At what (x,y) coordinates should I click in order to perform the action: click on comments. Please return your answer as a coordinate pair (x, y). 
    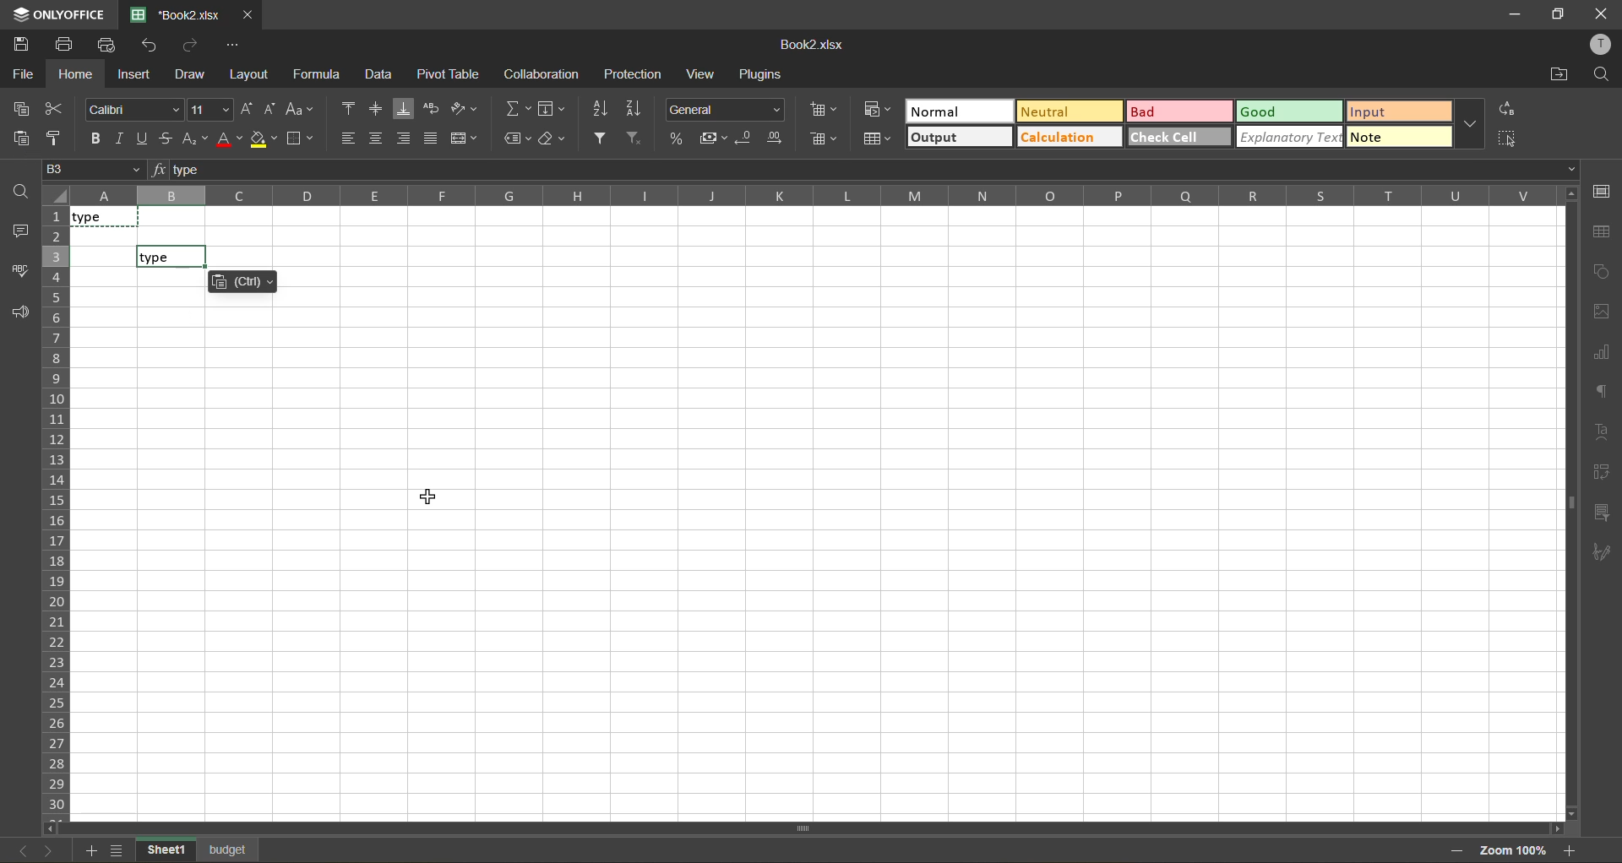
    Looking at the image, I should click on (19, 231).